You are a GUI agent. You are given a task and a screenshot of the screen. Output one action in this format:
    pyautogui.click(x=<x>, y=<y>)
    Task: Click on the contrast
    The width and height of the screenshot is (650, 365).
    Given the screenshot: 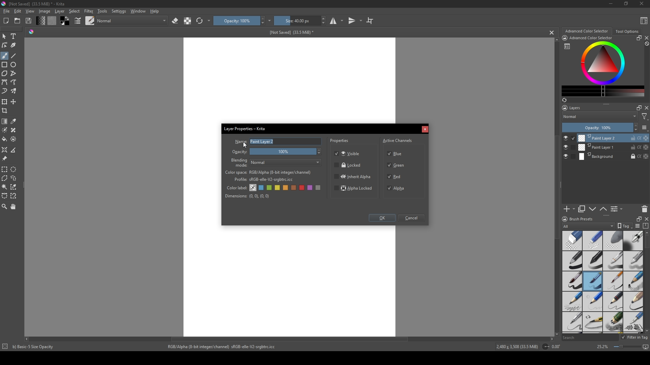 What is the action you would take?
    pyautogui.click(x=187, y=21)
    